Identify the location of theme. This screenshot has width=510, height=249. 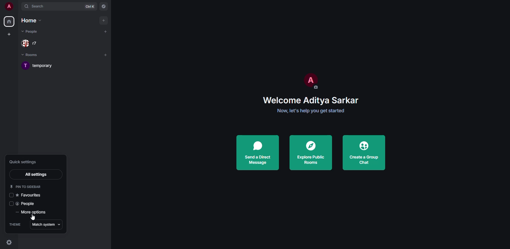
(15, 224).